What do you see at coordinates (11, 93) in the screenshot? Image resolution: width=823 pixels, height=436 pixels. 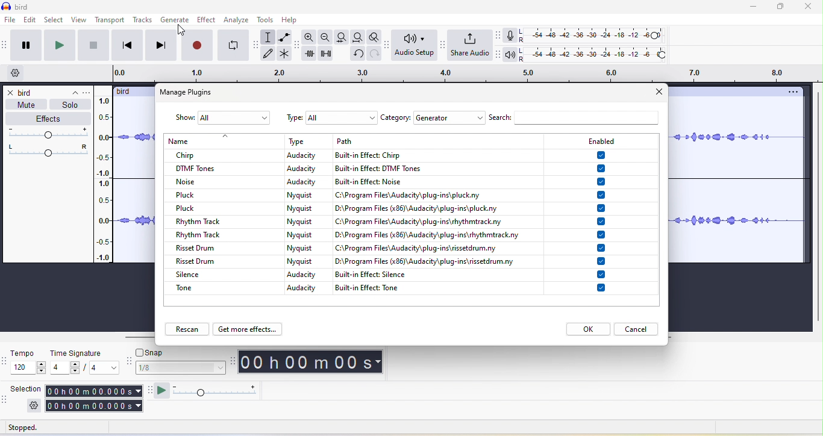 I see `close` at bounding box center [11, 93].